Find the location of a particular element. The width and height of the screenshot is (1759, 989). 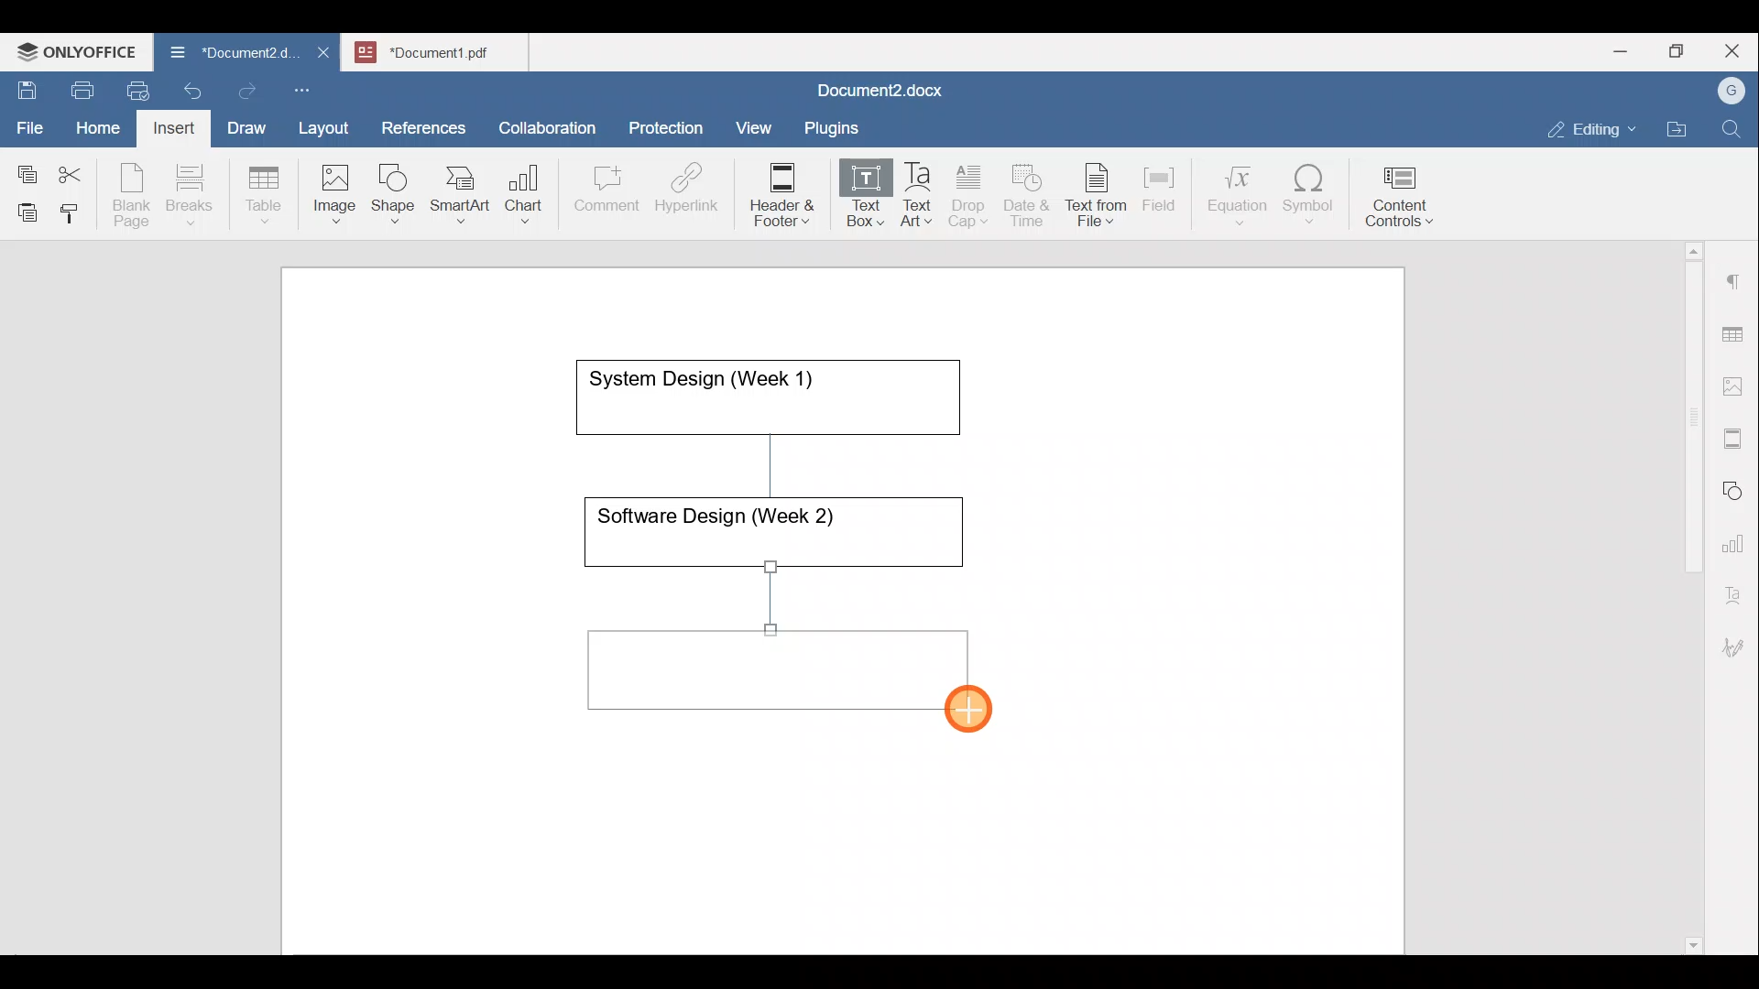

View is located at coordinates (755, 122).